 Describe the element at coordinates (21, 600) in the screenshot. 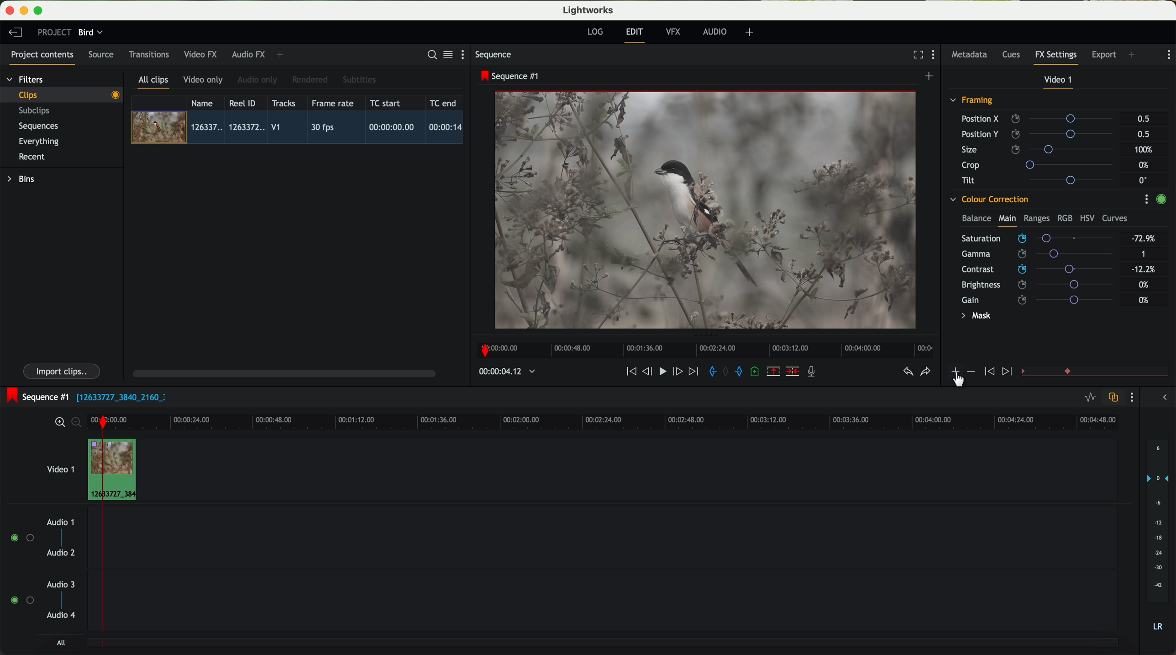

I see `enable audio` at that location.